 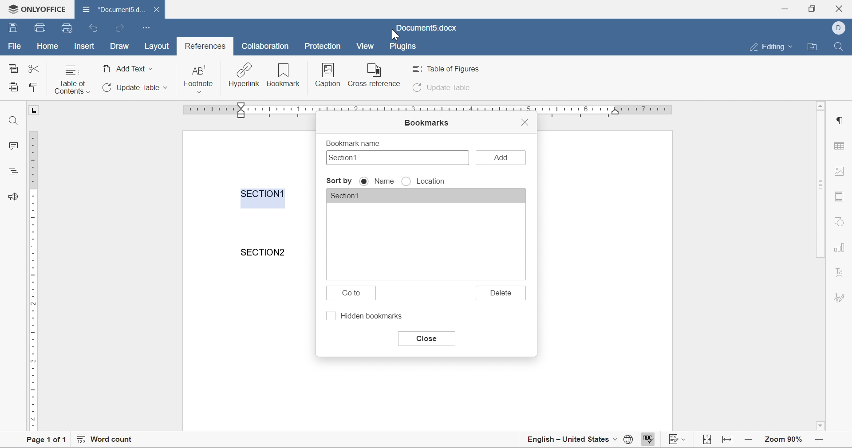 I want to click on ruler, so click(x=32, y=280).